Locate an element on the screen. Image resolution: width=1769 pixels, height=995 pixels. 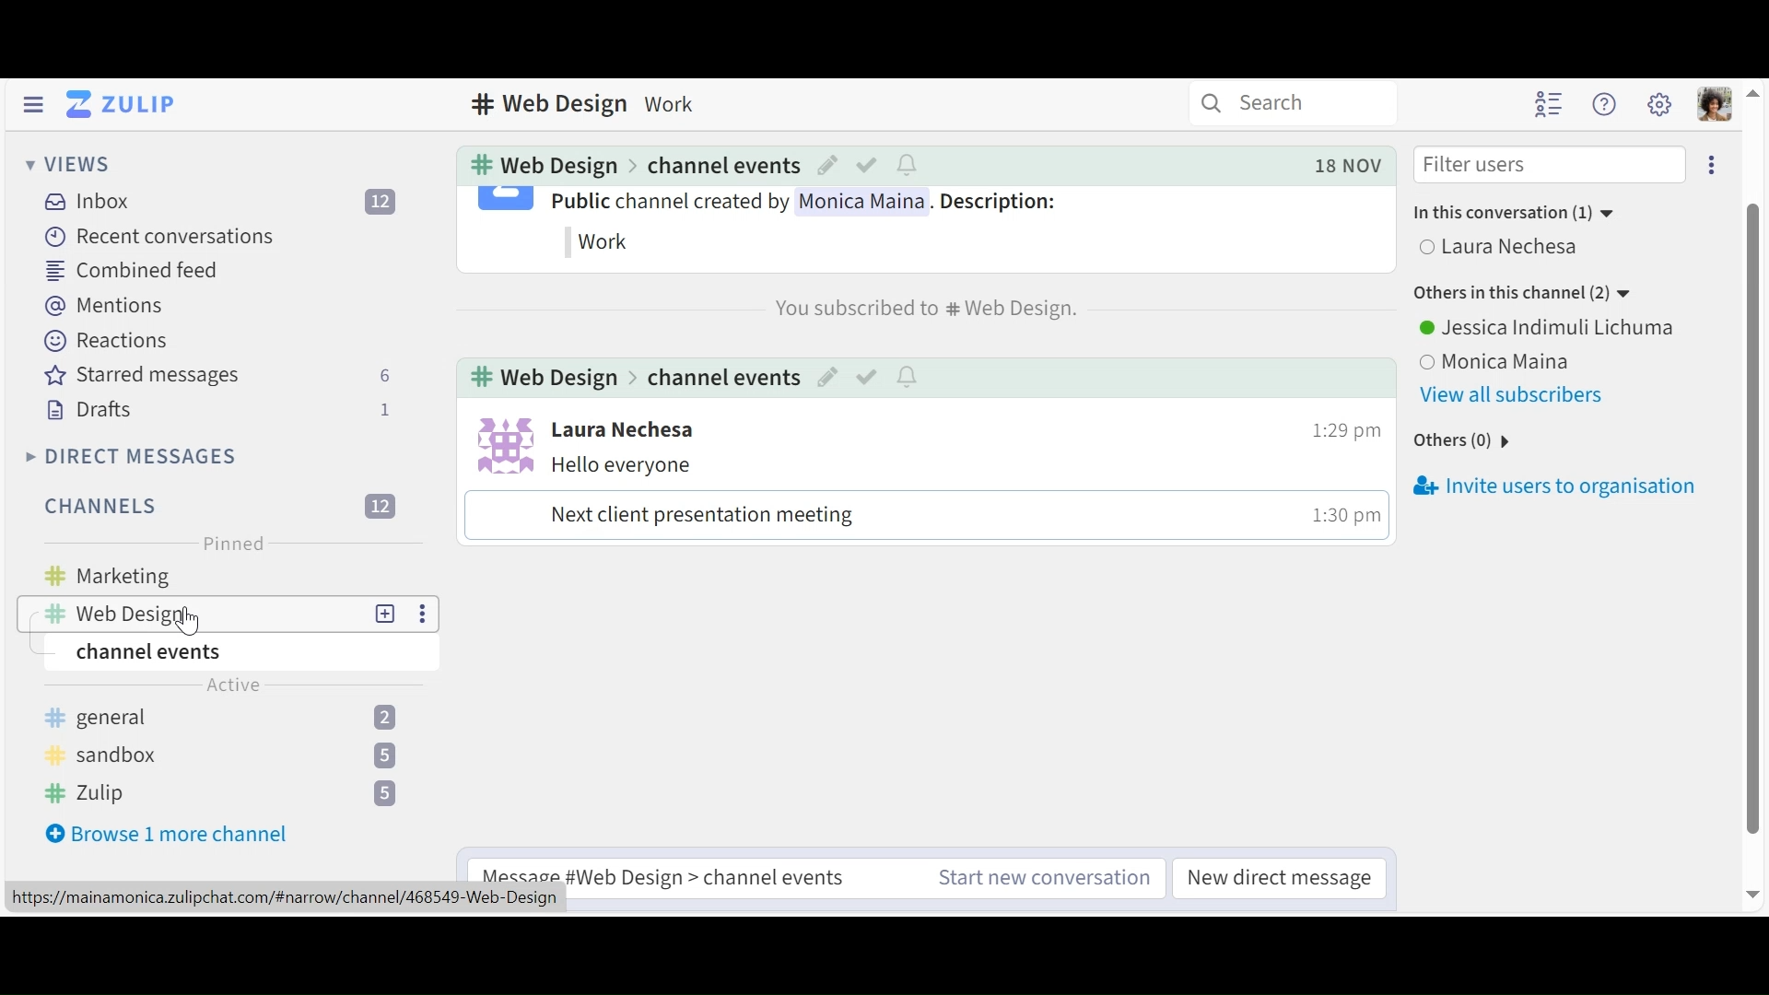
Mentions is located at coordinates (102, 307).